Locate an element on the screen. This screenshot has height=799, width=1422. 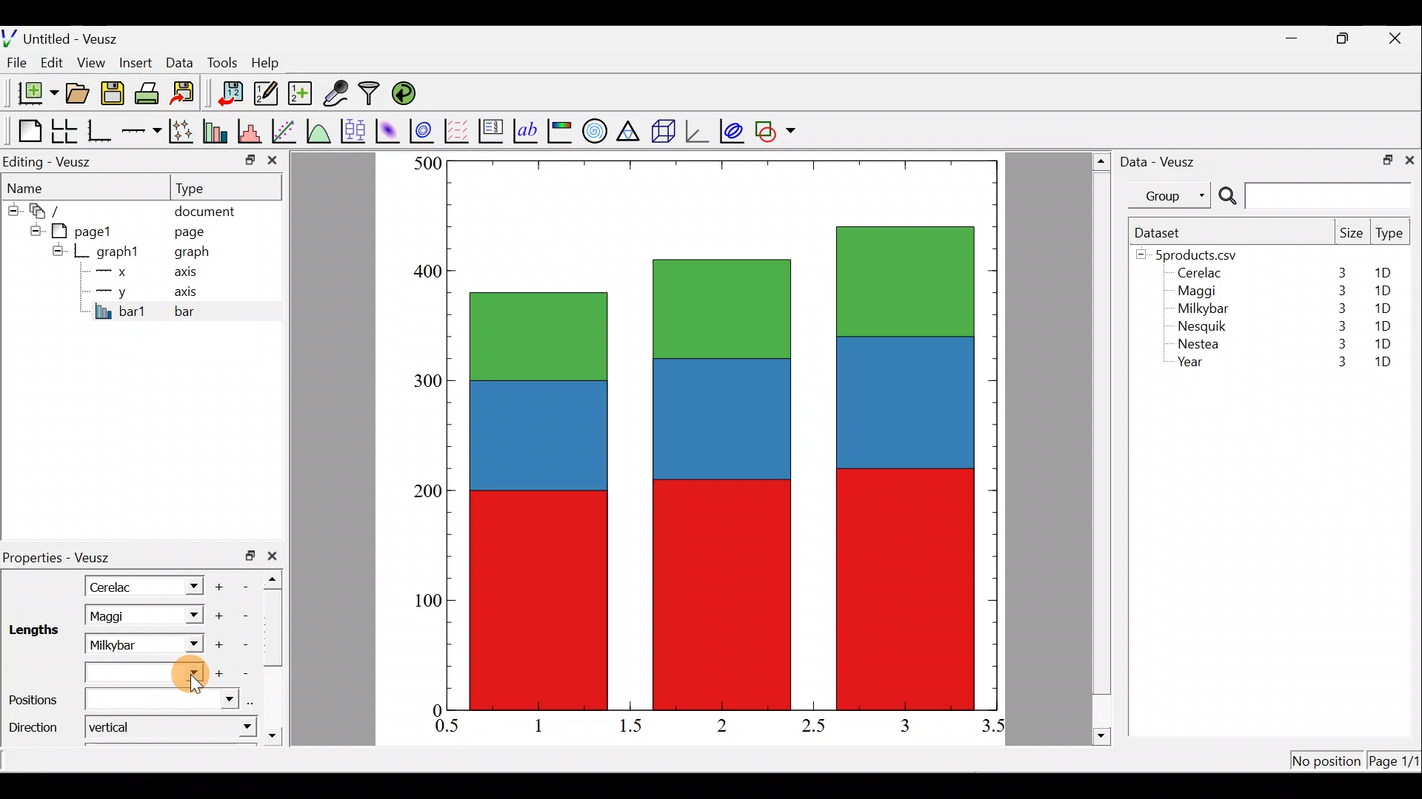
Edit and enter new datasets is located at coordinates (266, 94).